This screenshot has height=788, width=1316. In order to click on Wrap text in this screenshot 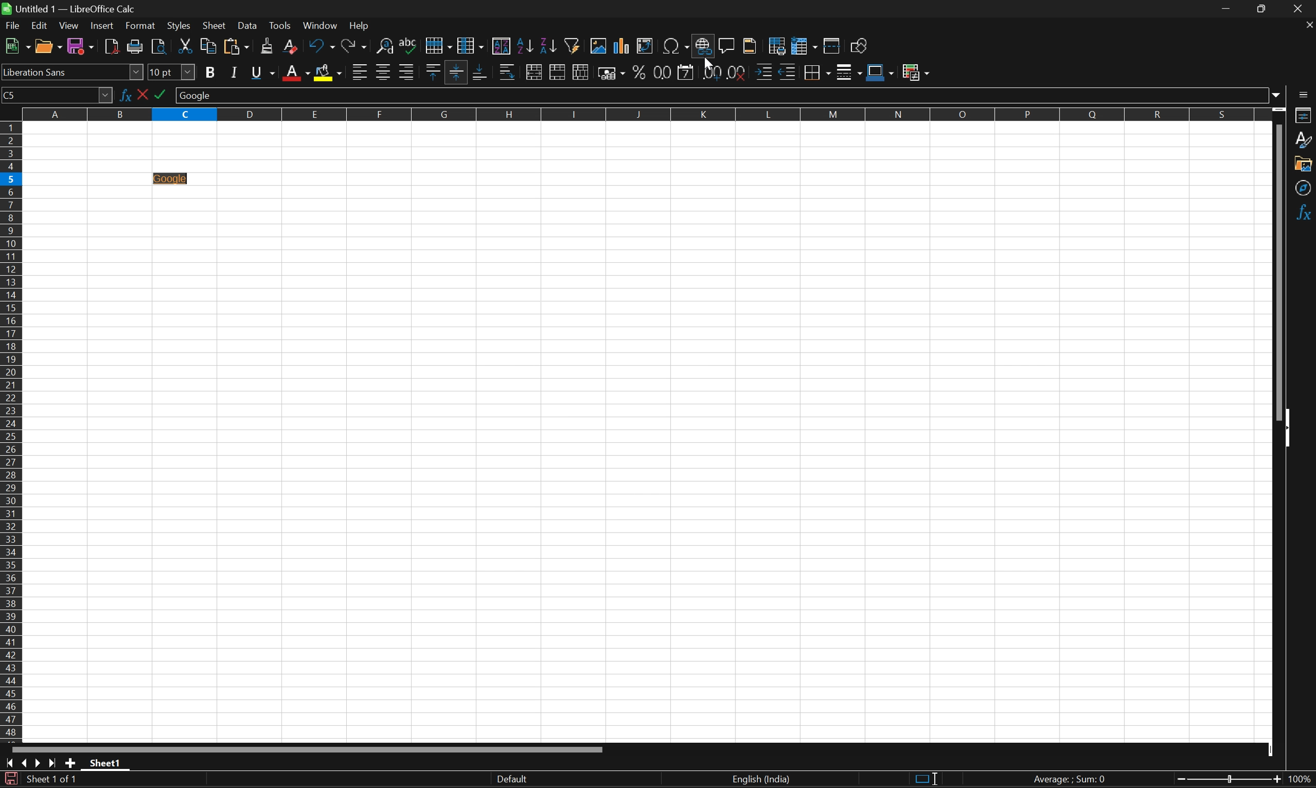, I will do `click(509, 72)`.